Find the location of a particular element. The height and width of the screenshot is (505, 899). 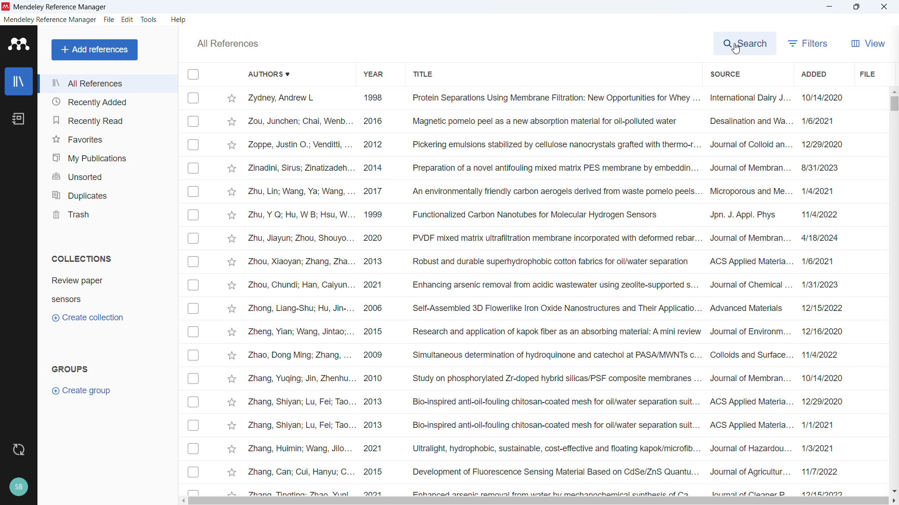

add references is located at coordinates (95, 50).